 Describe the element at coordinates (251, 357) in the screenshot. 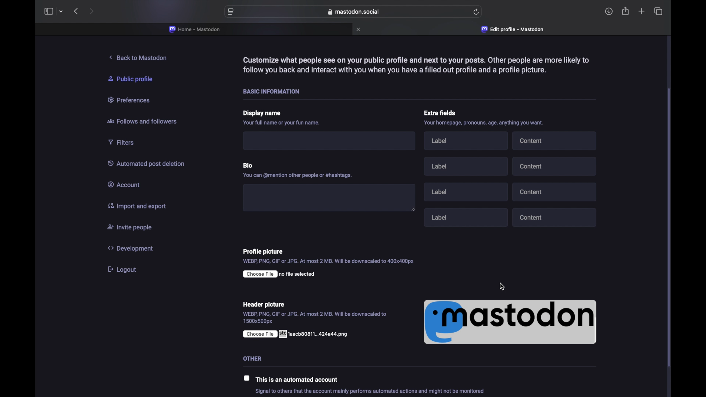

I see `` at that location.